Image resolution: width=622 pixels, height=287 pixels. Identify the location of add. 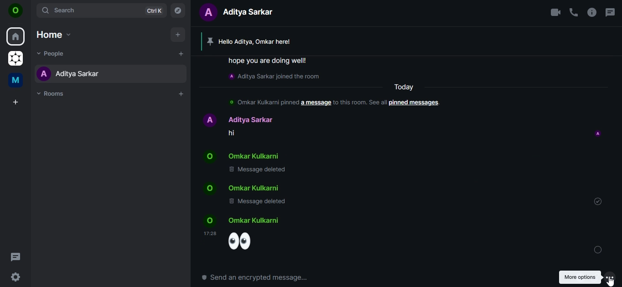
(178, 35).